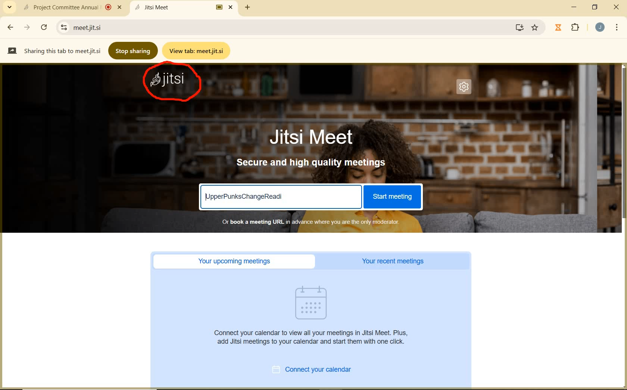 This screenshot has height=390, width=627. What do you see at coordinates (569, 28) in the screenshot?
I see `EXTENSION` at bounding box center [569, 28].